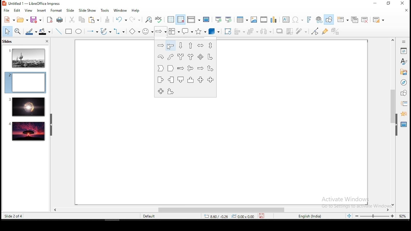  What do you see at coordinates (181, 20) in the screenshot?
I see `snap to grid` at bounding box center [181, 20].